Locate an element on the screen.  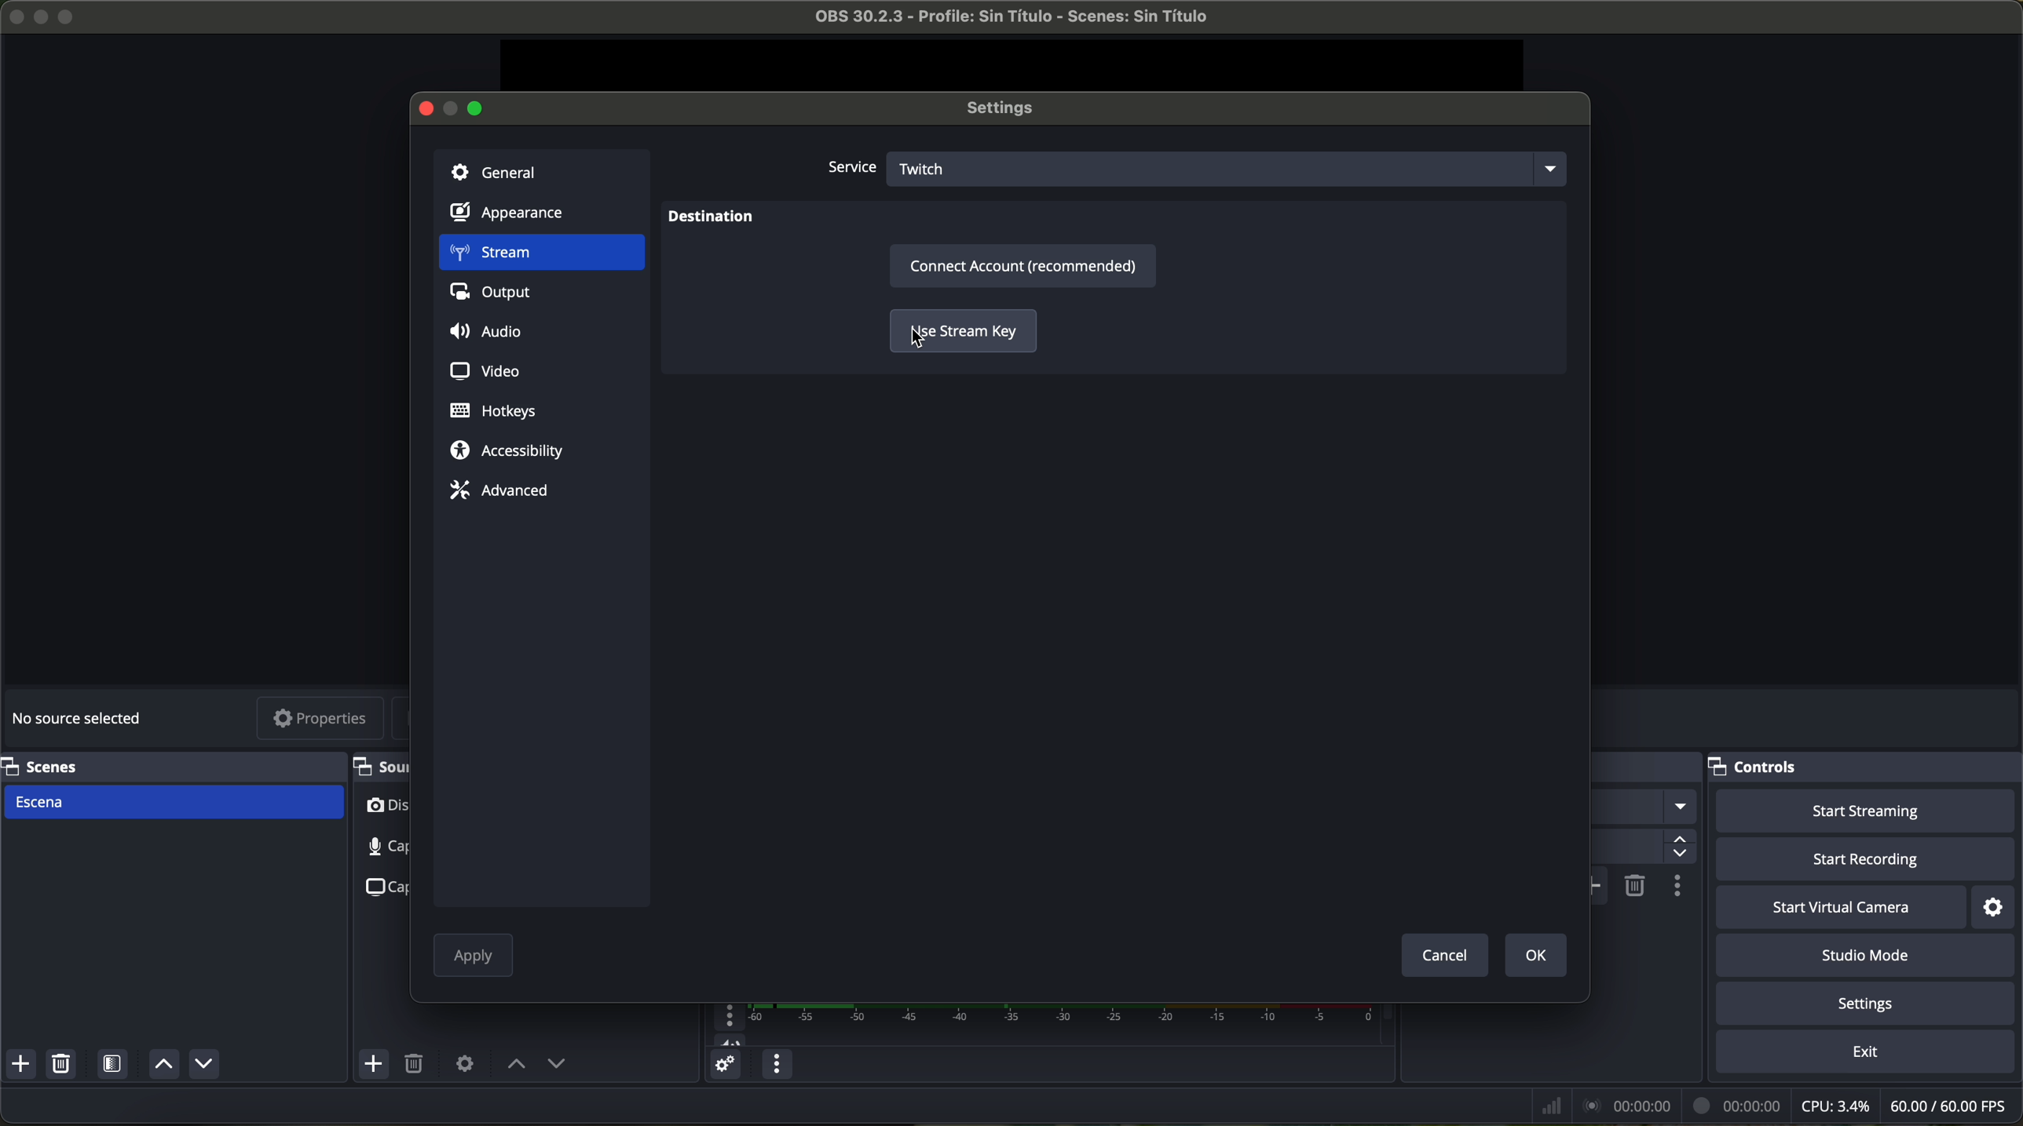
connect acount button is located at coordinates (1026, 266).